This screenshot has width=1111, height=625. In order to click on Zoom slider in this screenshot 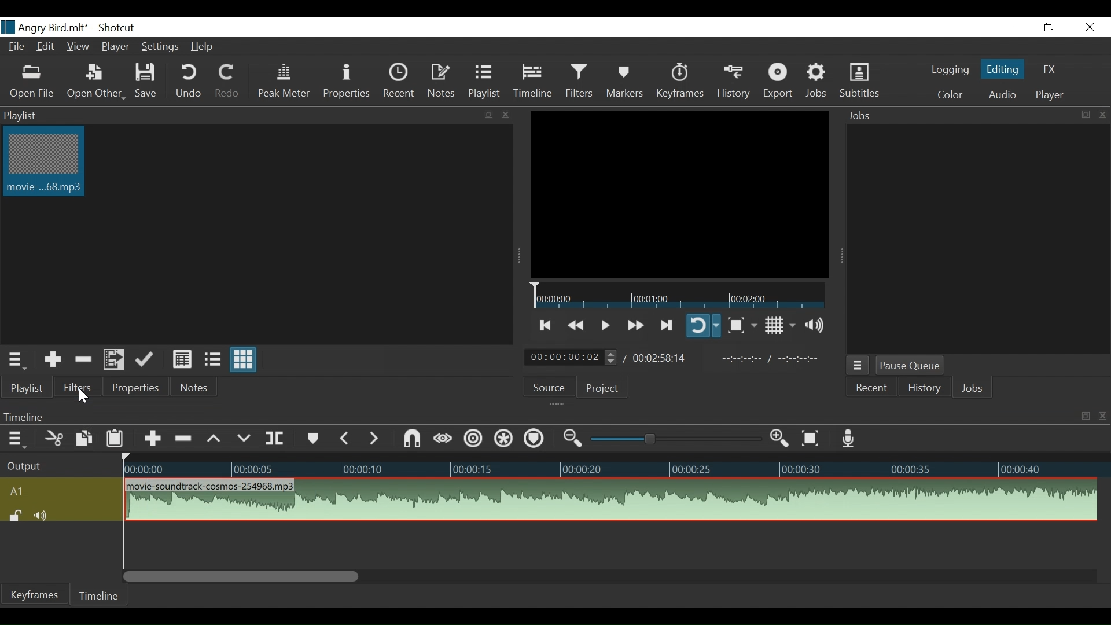, I will do `click(672, 439)`.